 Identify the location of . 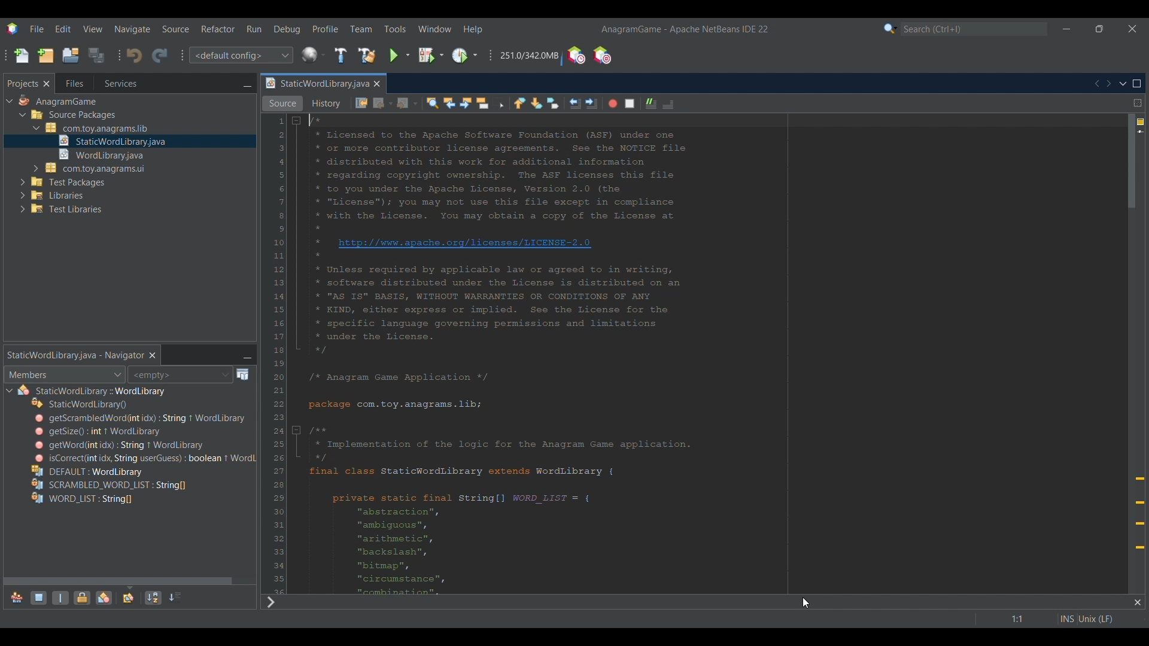
(57, 194).